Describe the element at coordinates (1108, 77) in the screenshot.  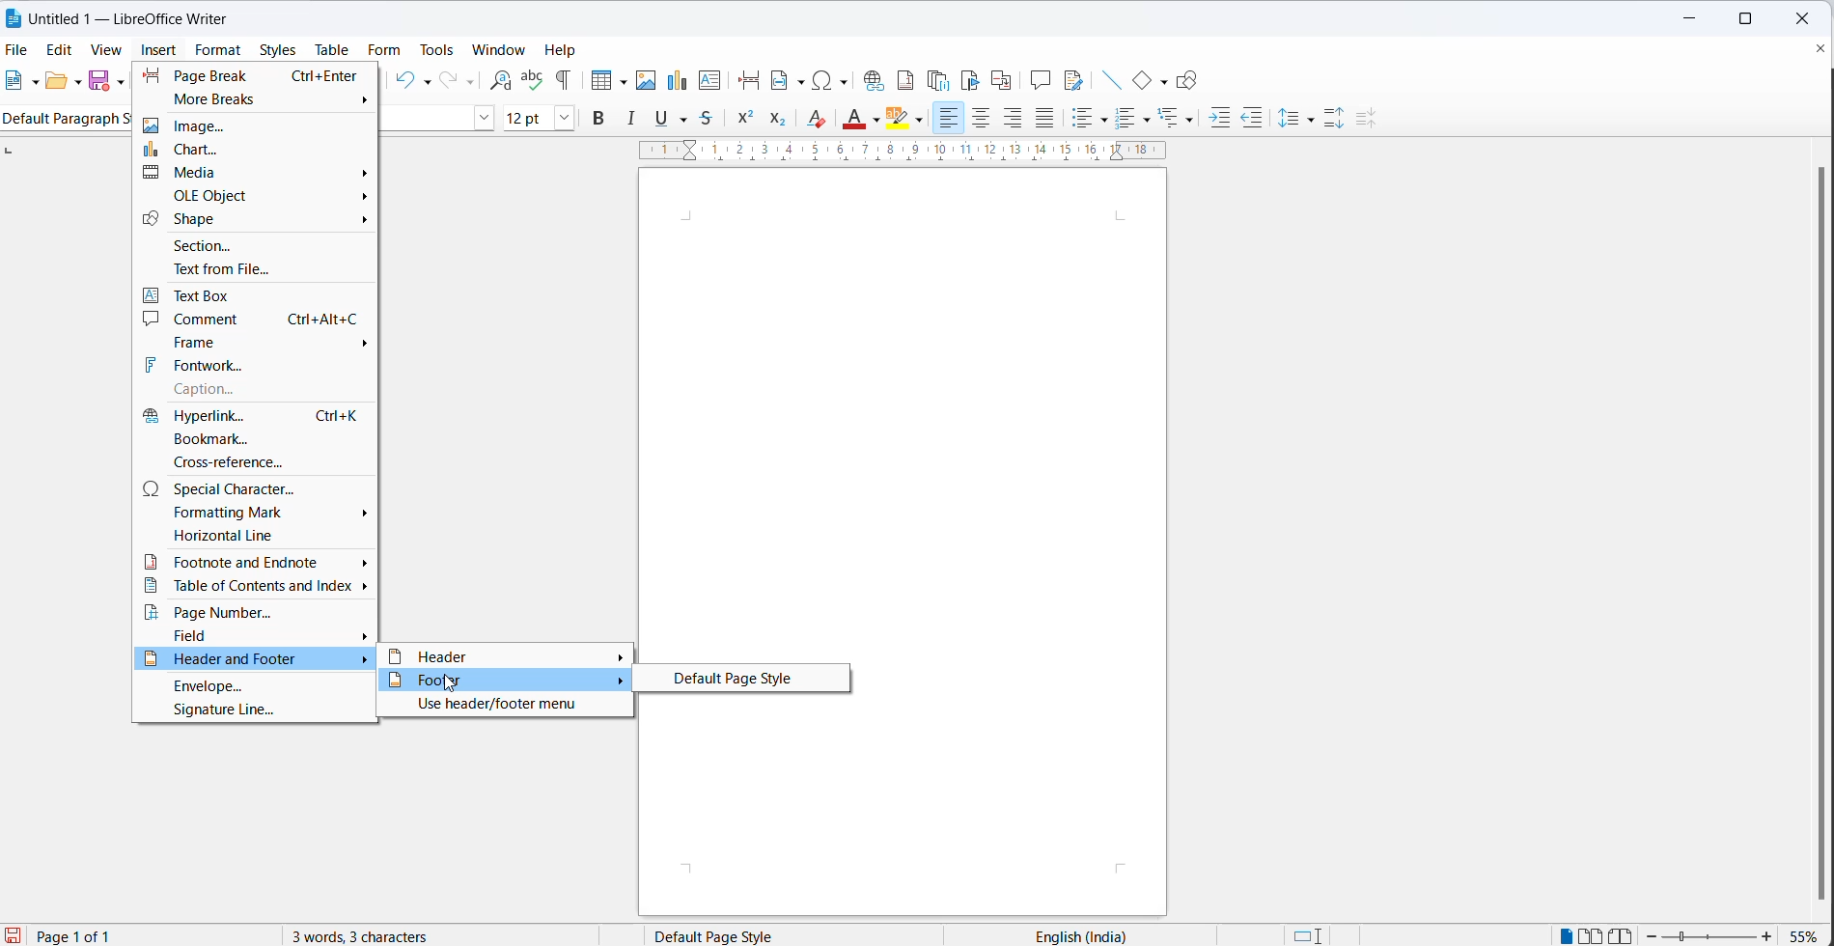
I see `insert line` at that location.